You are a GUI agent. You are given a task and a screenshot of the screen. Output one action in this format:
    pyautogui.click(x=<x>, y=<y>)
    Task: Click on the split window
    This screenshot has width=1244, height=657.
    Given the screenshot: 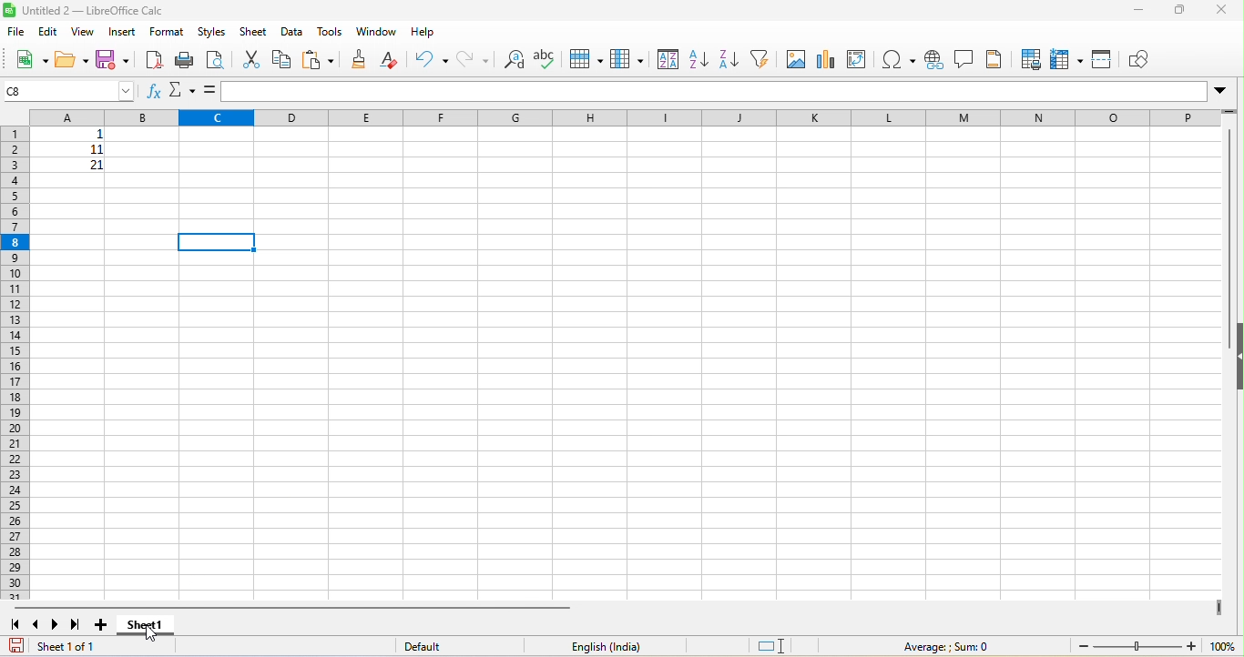 What is the action you would take?
    pyautogui.click(x=1103, y=61)
    